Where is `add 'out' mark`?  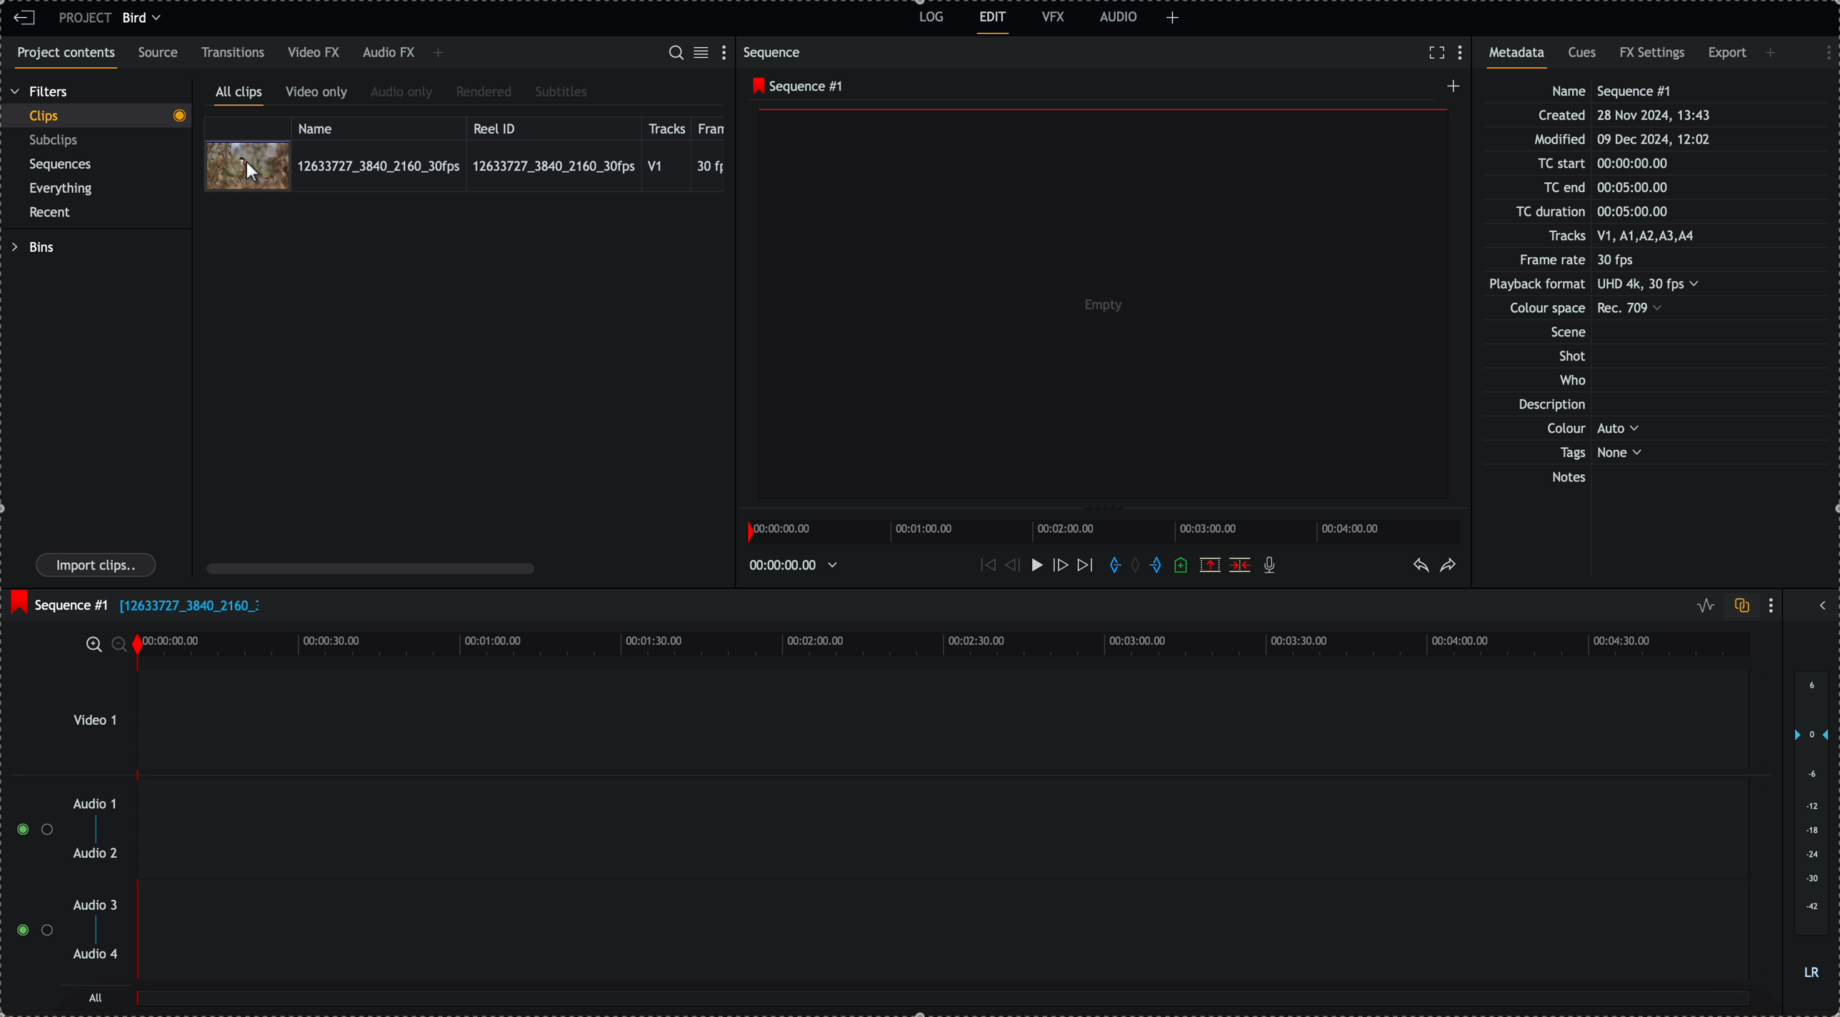
add 'out' mark is located at coordinates (1155, 566).